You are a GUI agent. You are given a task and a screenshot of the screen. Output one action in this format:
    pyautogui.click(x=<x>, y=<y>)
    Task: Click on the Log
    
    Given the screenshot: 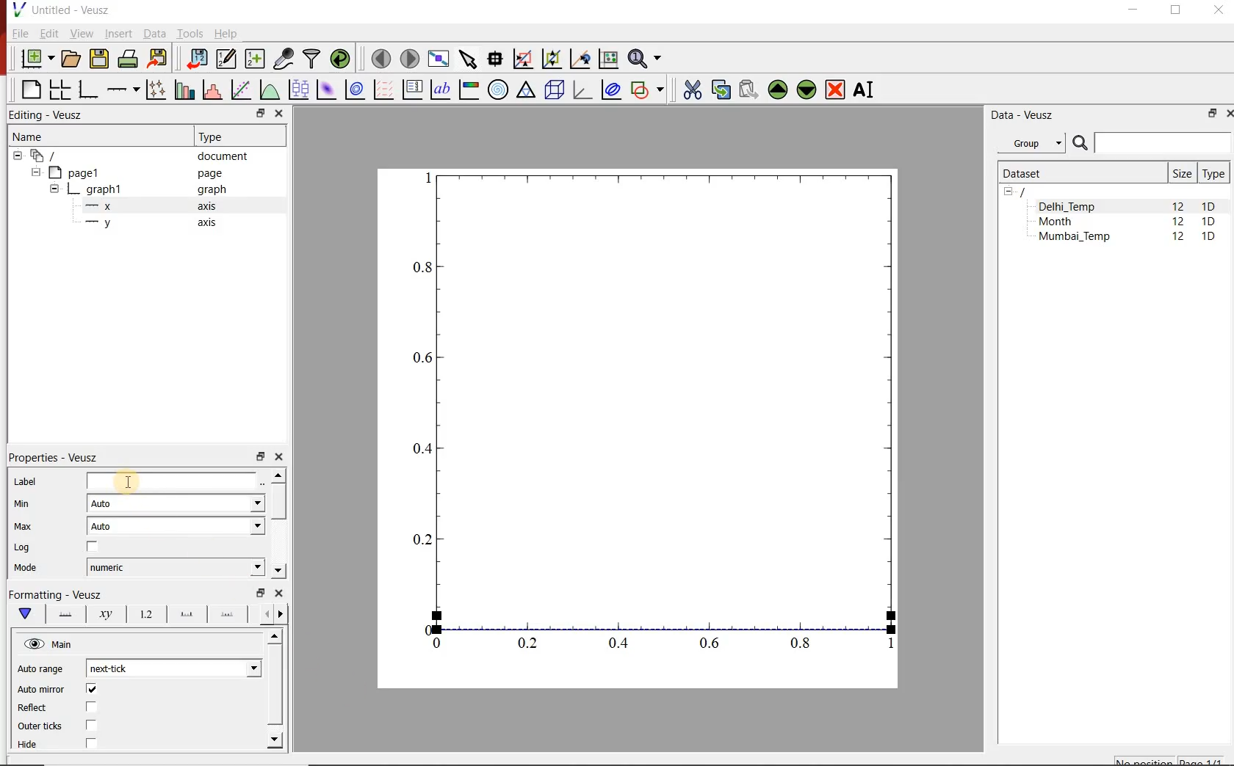 What is the action you would take?
    pyautogui.click(x=23, y=547)
    